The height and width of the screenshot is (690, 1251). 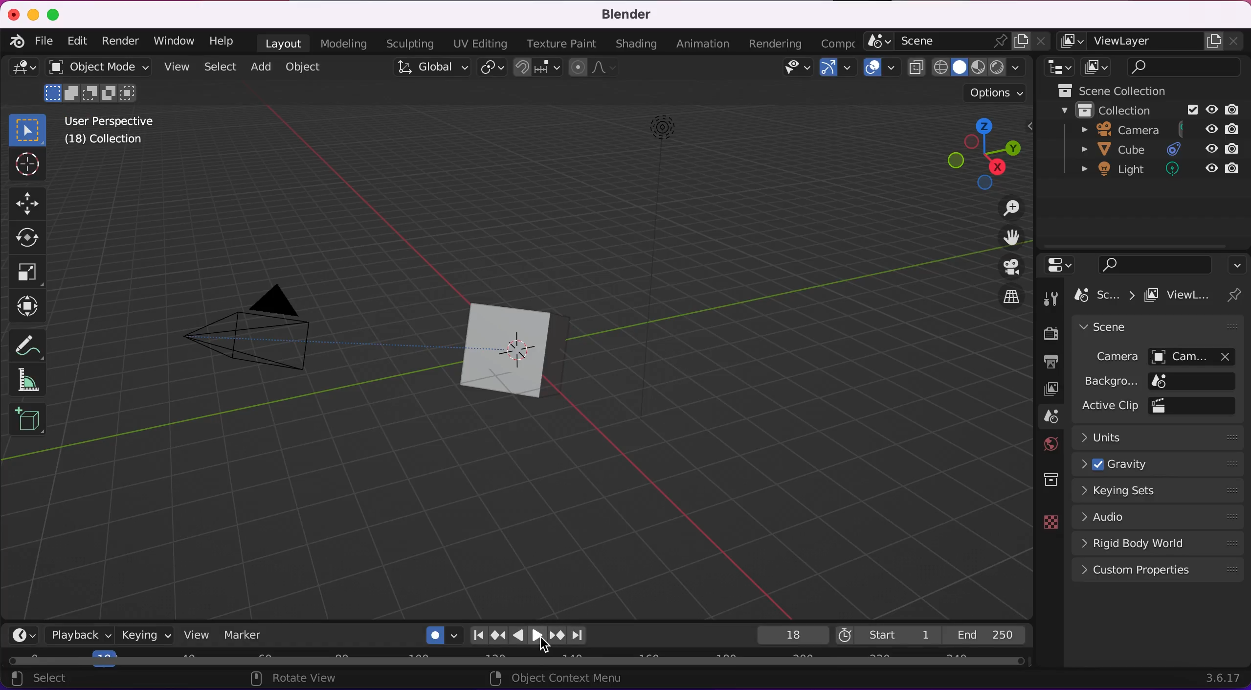 I want to click on editor type, so click(x=26, y=635).